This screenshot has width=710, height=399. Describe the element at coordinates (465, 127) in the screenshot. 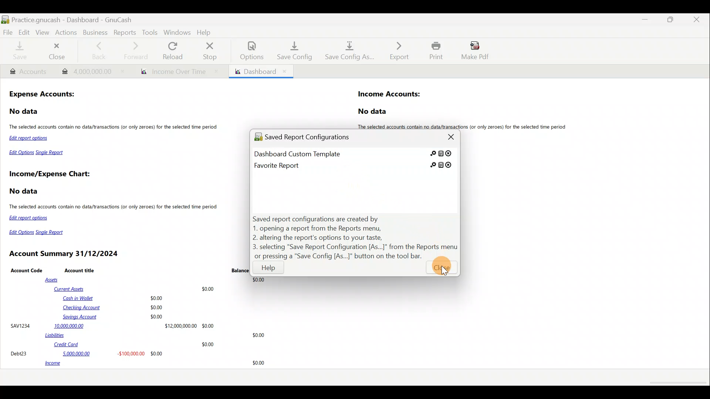

I see `The selected accounts contain no data/transactions (or only zeroes) for the selected time period` at that location.